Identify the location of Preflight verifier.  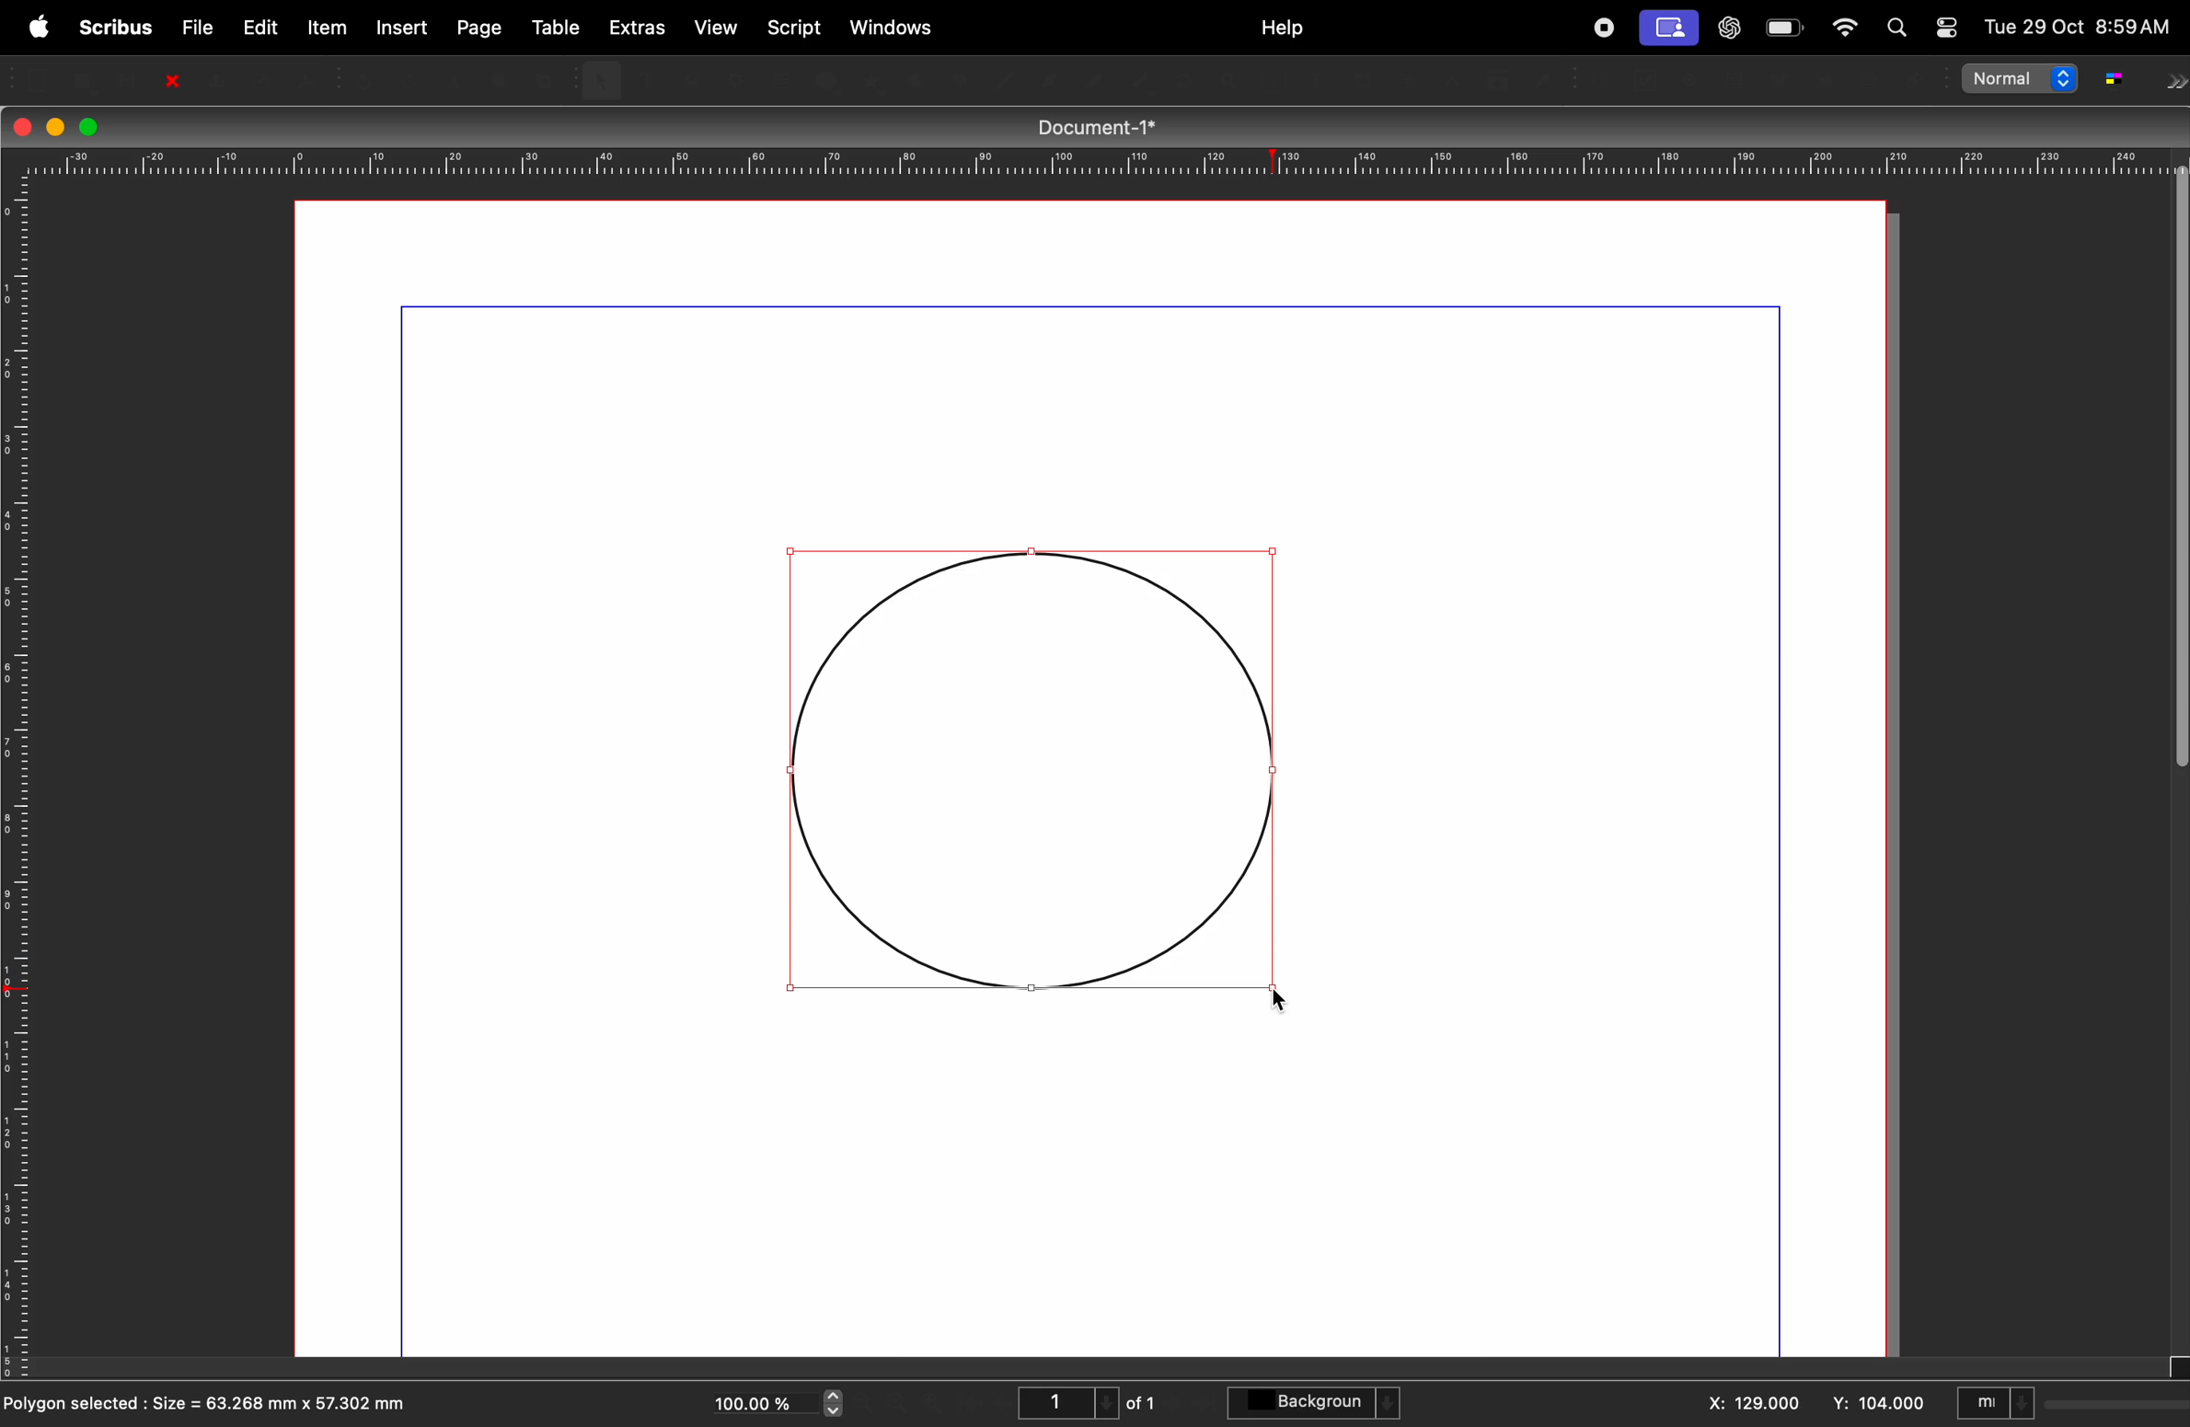
(264, 77).